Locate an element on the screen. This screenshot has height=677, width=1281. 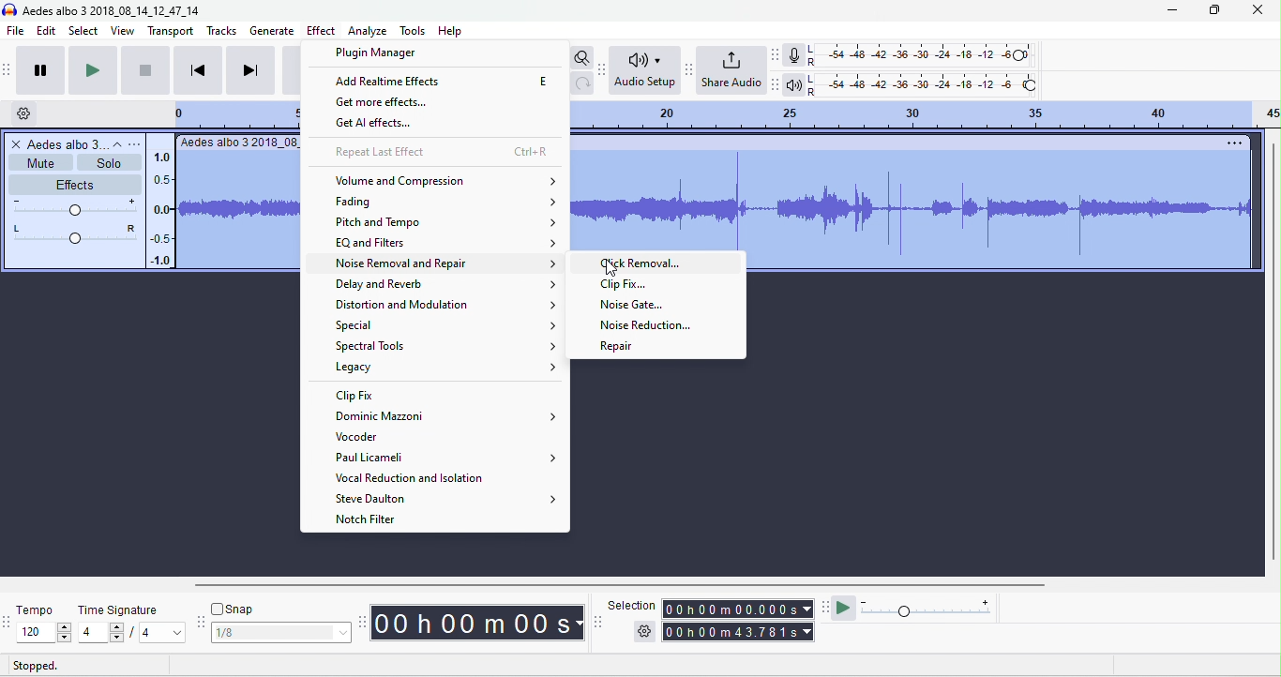
analyze is located at coordinates (369, 31).